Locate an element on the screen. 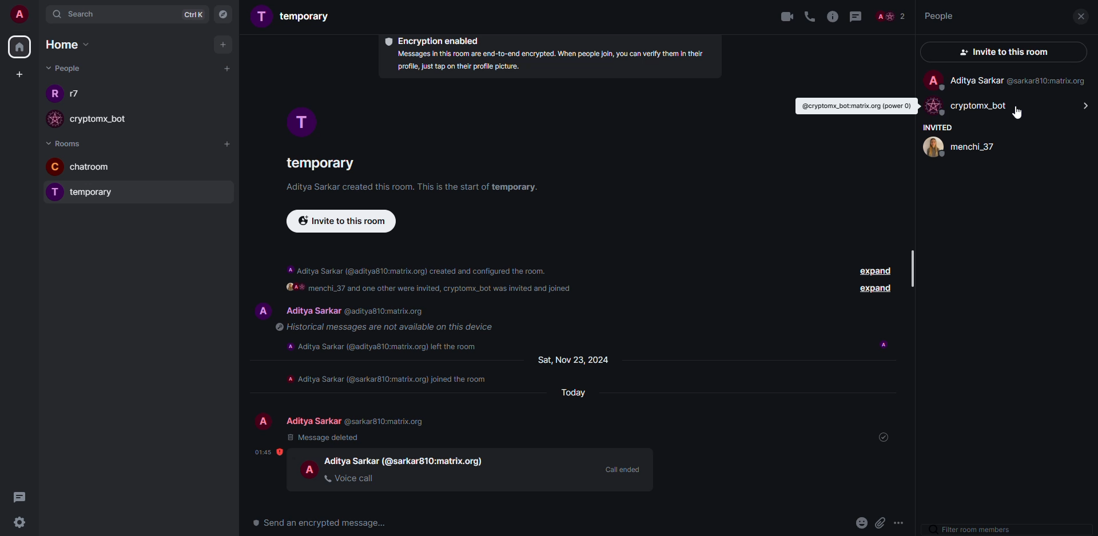 This screenshot has height=536, width=1098. info is located at coordinates (388, 378).